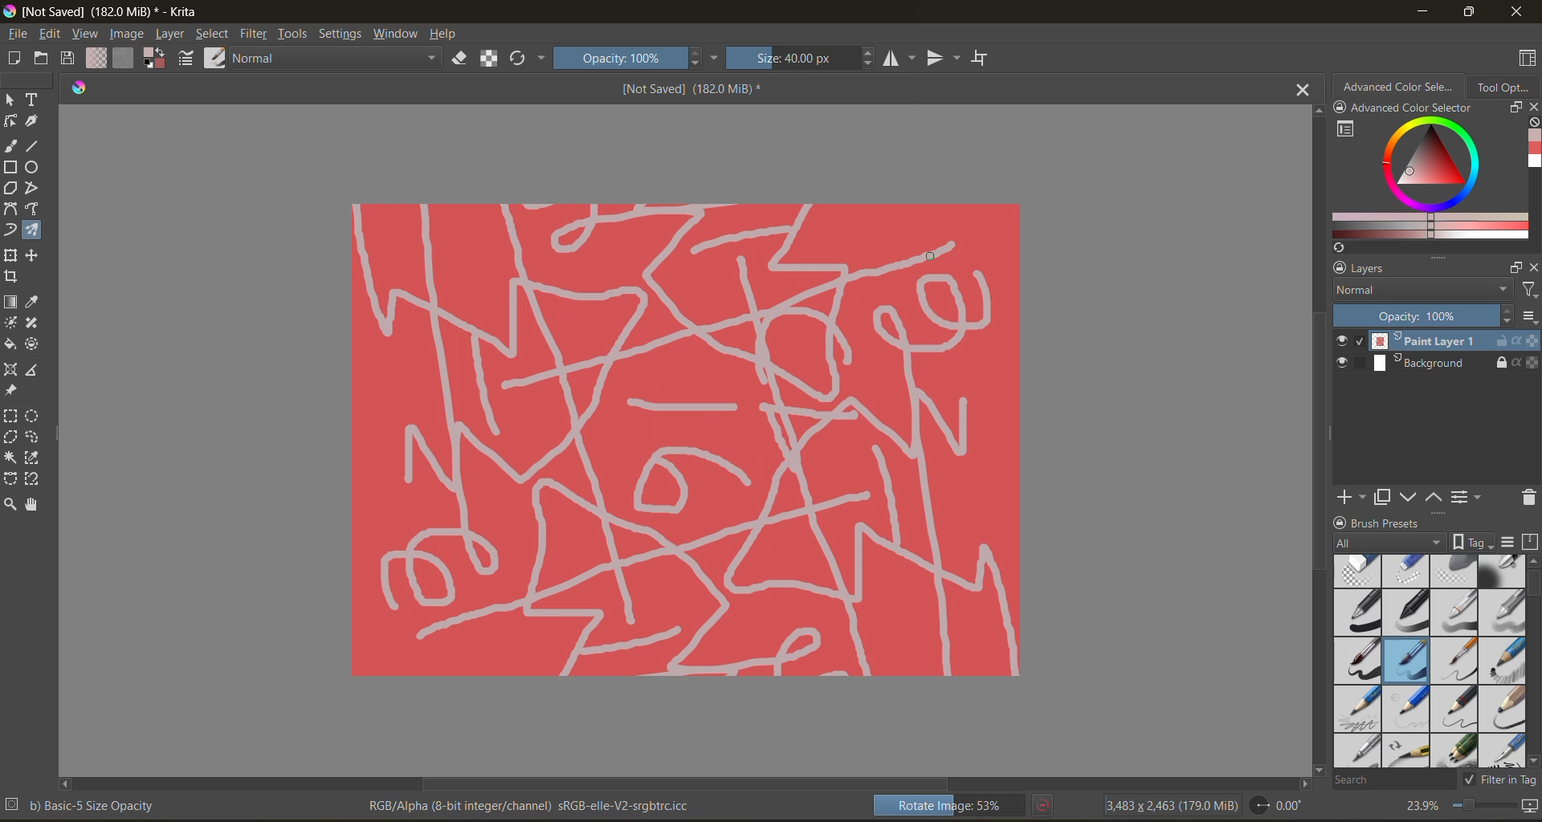  What do you see at coordinates (1497, 781) in the screenshot?
I see `filter in tag` at bounding box center [1497, 781].